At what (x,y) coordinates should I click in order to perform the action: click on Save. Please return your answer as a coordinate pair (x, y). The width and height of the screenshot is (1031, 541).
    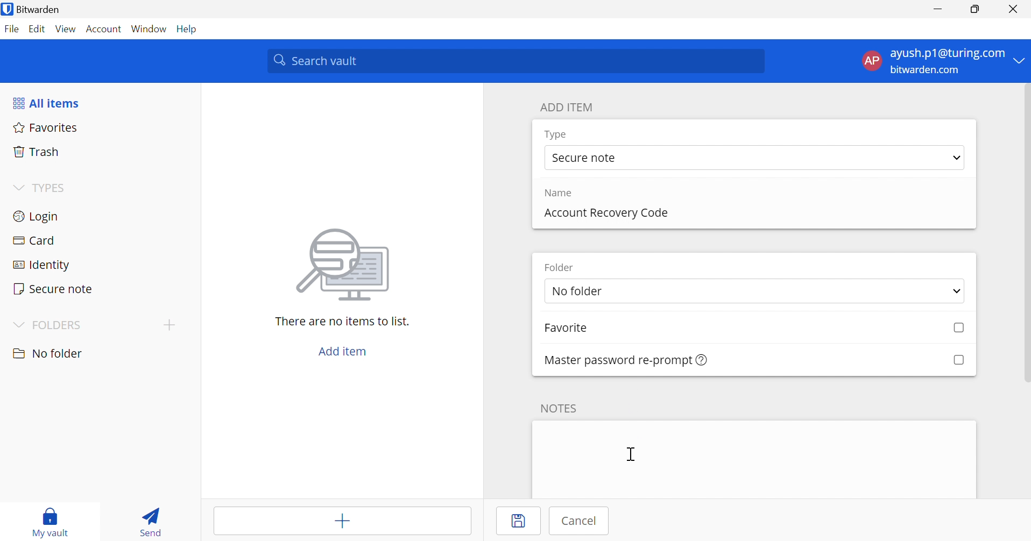
    Looking at the image, I should click on (521, 522).